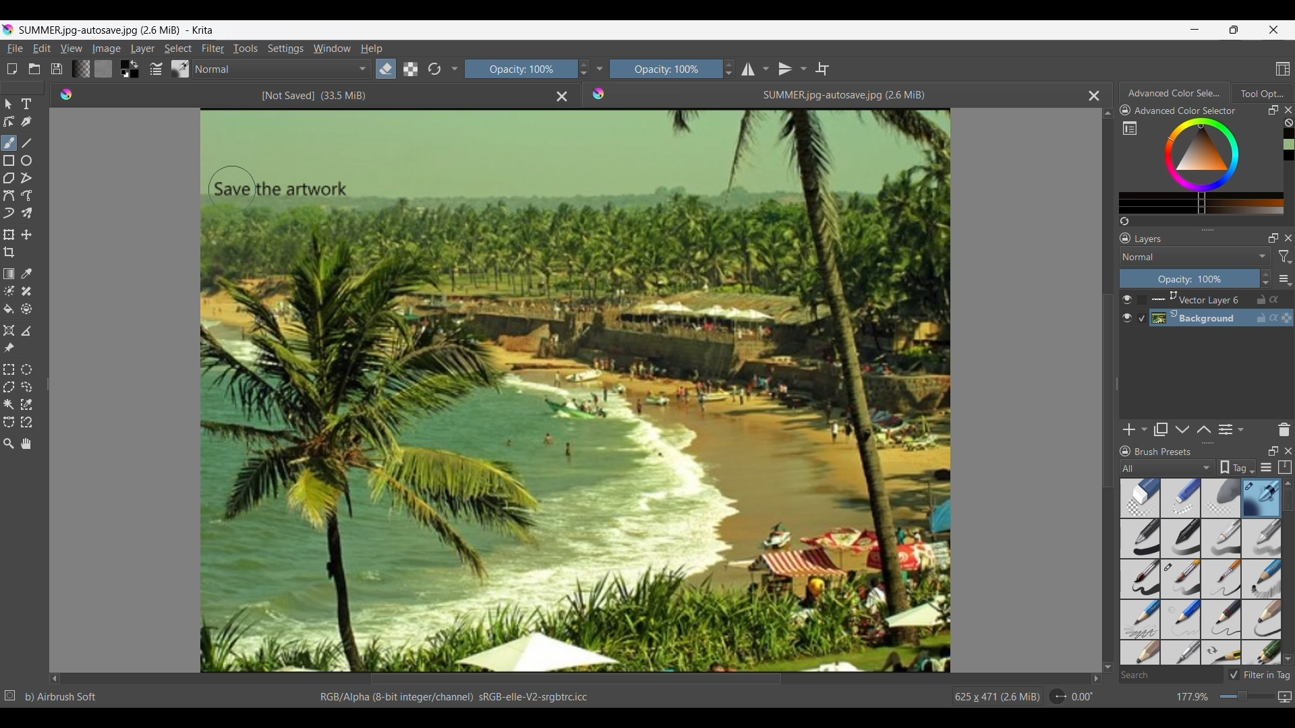  Describe the element at coordinates (10, 696) in the screenshot. I see `No selection ` at that location.